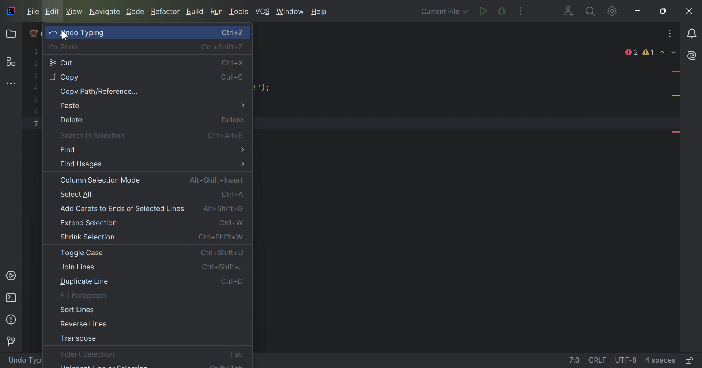  Describe the element at coordinates (165, 12) in the screenshot. I see `Refactor` at that location.